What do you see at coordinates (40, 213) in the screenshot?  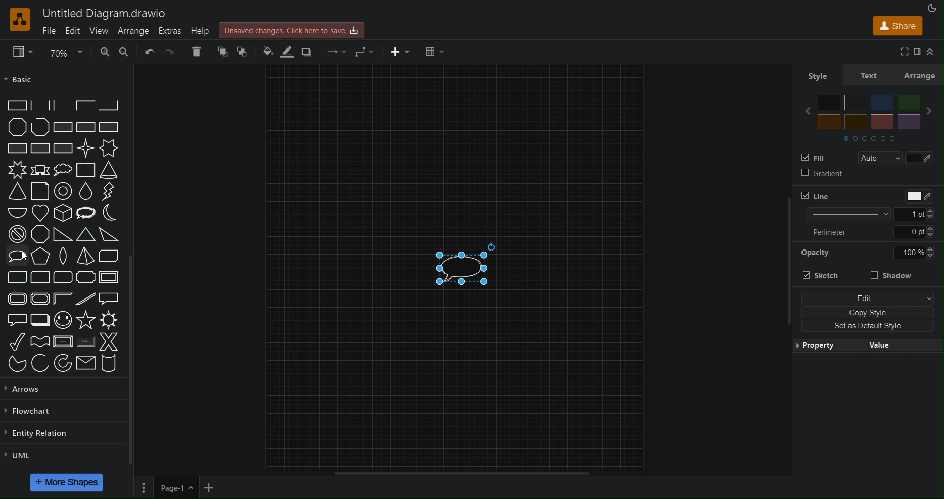 I see `Heart` at bounding box center [40, 213].